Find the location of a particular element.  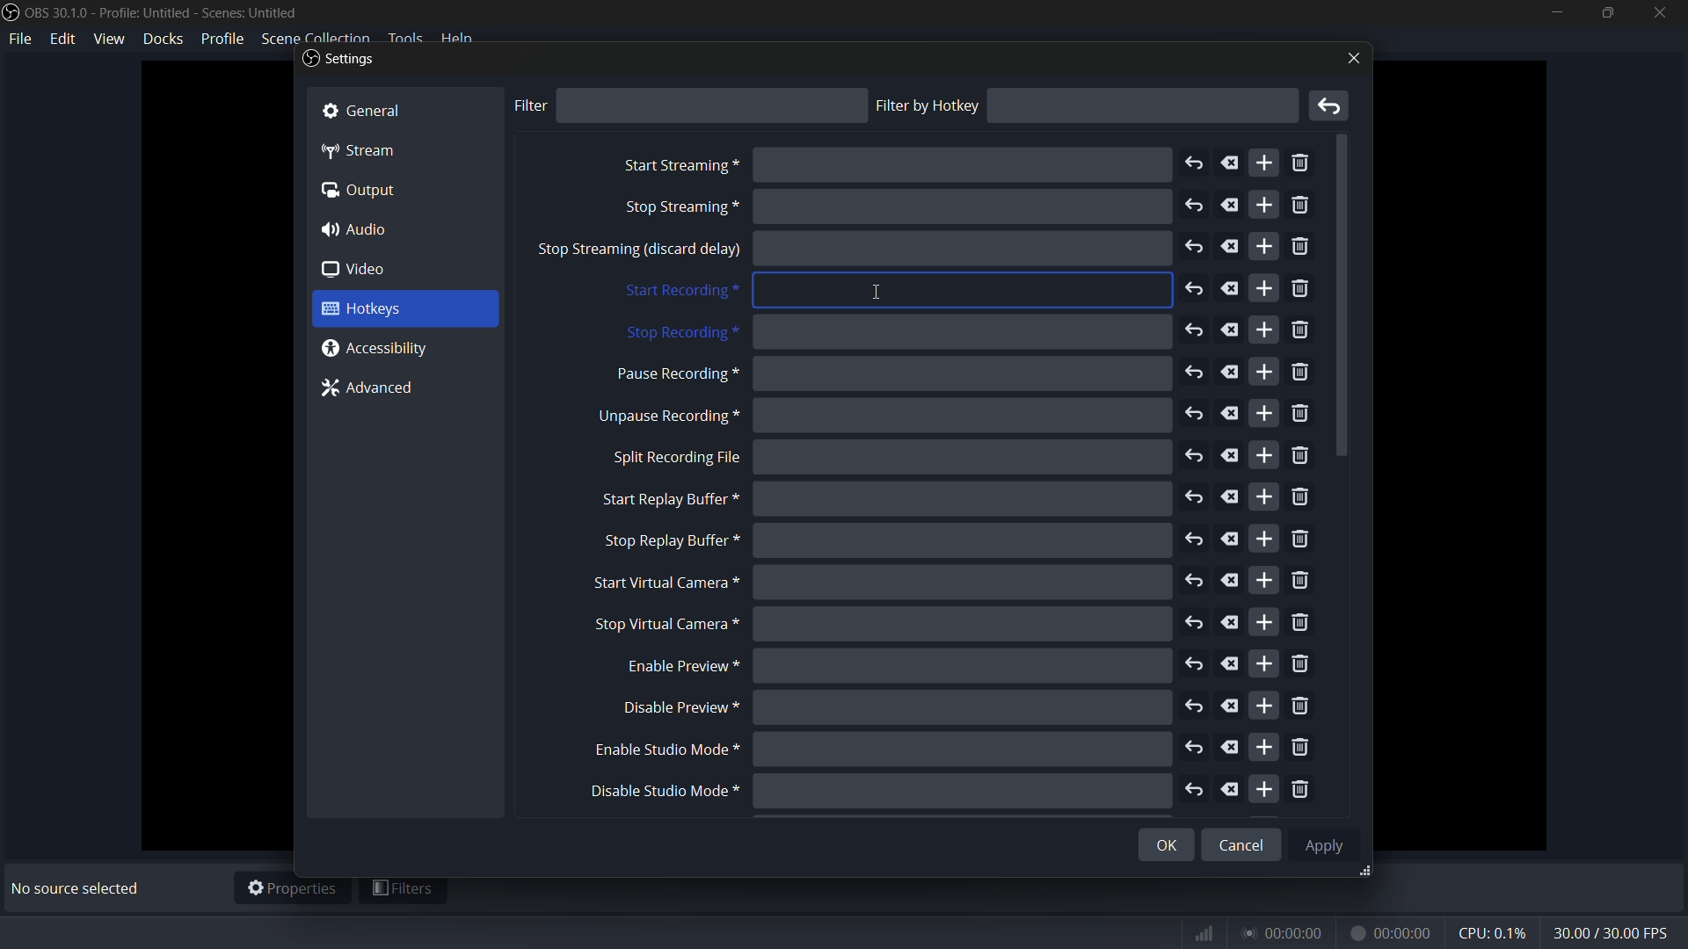

undo is located at coordinates (1191, 164).